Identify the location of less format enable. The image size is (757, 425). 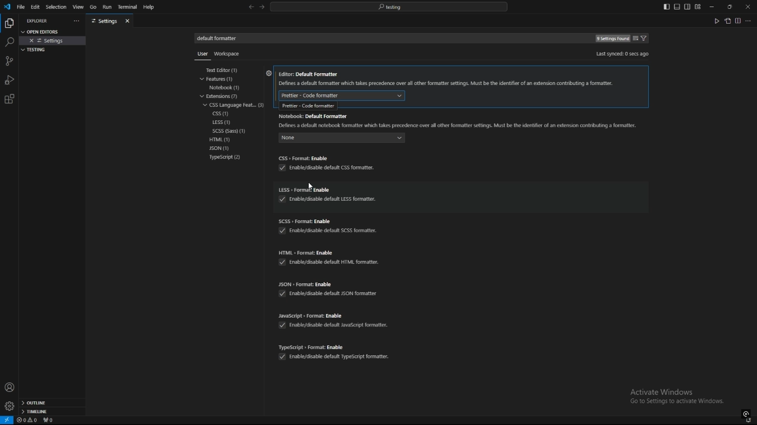
(329, 189).